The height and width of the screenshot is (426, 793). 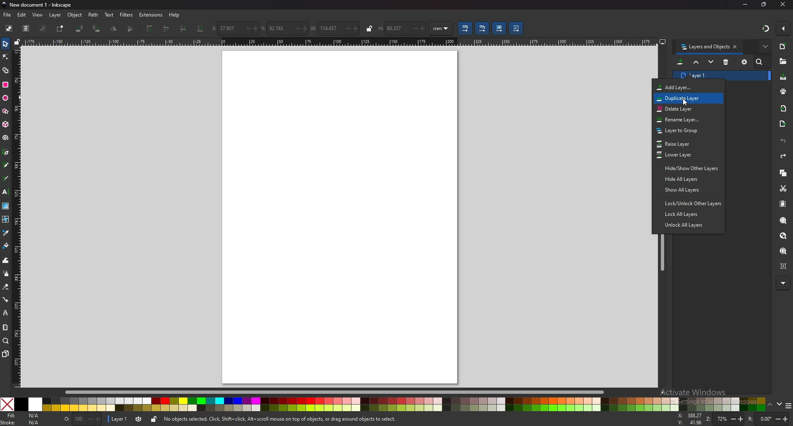 What do you see at coordinates (6, 219) in the screenshot?
I see `mesh` at bounding box center [6, 219].